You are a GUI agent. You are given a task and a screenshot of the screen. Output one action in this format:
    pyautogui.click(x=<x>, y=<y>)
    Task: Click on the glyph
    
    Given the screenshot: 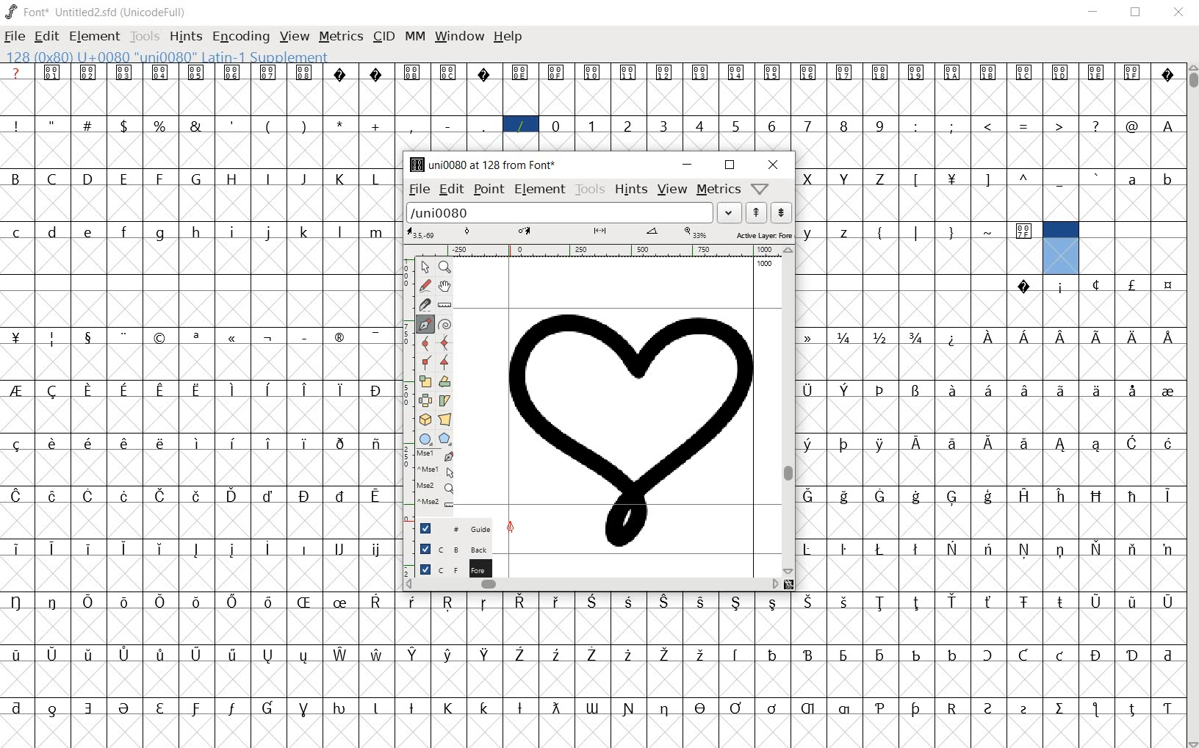 What is the action you would take?
    pyautogui.click(x=700, y=72)
    